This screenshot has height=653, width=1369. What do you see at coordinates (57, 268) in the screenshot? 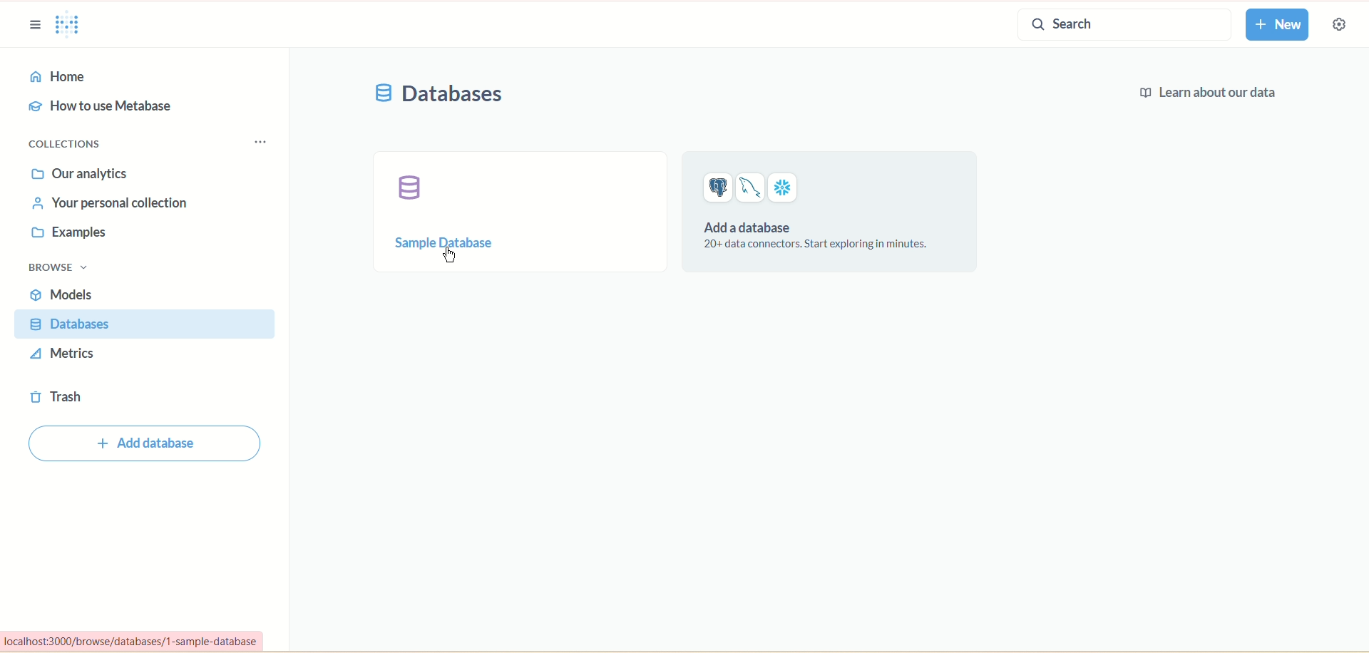
I see `browse` at bounding box center [57, 268].